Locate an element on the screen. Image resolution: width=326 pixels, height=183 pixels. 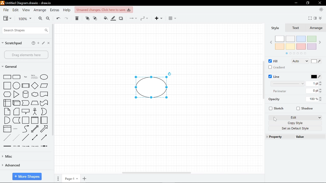
container is located at coordinates (25, 120).